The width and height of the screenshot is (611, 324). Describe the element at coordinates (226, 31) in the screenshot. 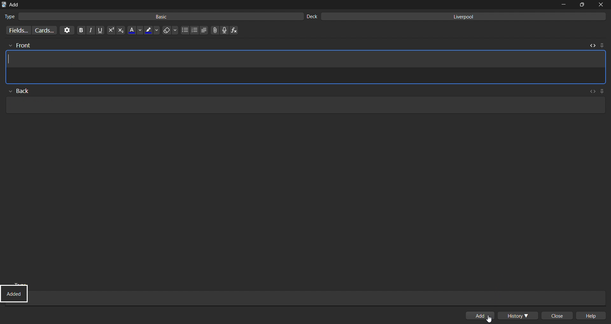

I see `record audio` at that location.